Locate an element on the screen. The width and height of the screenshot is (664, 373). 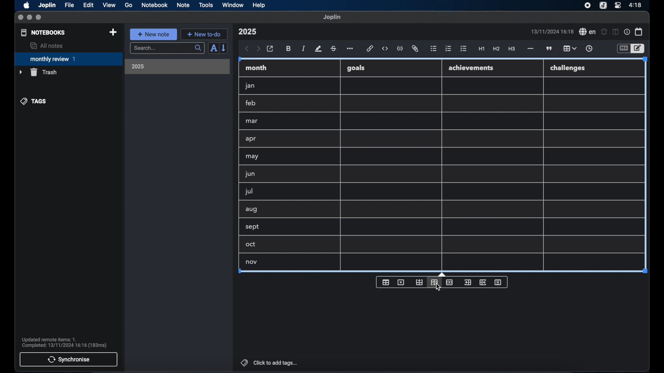
apr is located at coordinates (251, 139).